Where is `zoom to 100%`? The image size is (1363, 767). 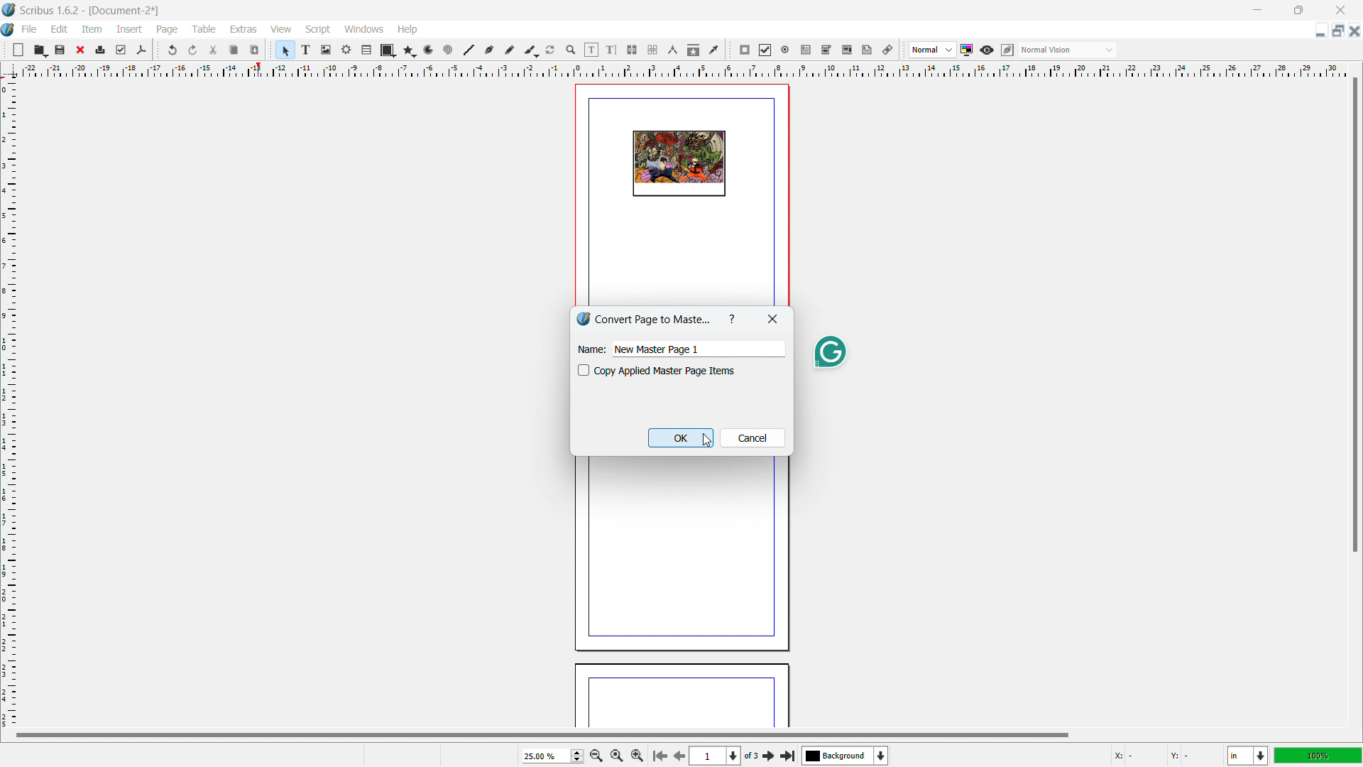
zoom to 100% is located at coordinates (616, 754).